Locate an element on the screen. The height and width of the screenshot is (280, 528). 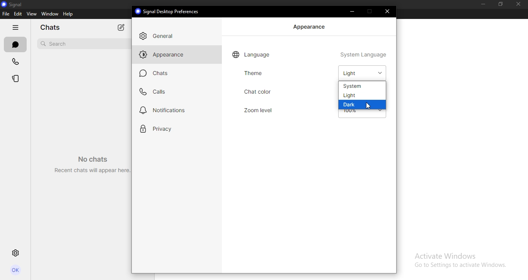
search is located at coordinates (55, 43).